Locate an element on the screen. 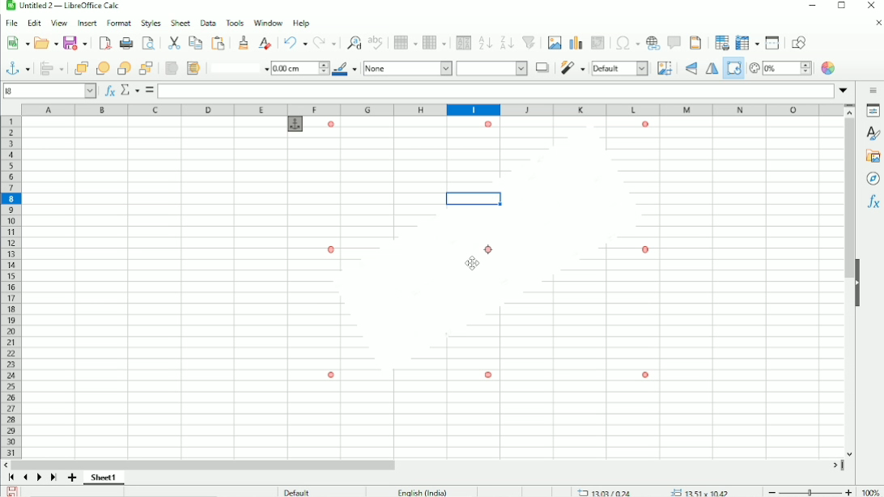 The image size is (884, 497). Rotate is located at coordinates (733, 71).